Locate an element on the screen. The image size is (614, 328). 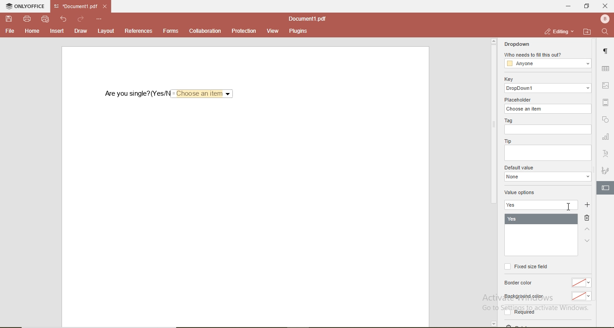
delete is located at coordinates (587, 217).